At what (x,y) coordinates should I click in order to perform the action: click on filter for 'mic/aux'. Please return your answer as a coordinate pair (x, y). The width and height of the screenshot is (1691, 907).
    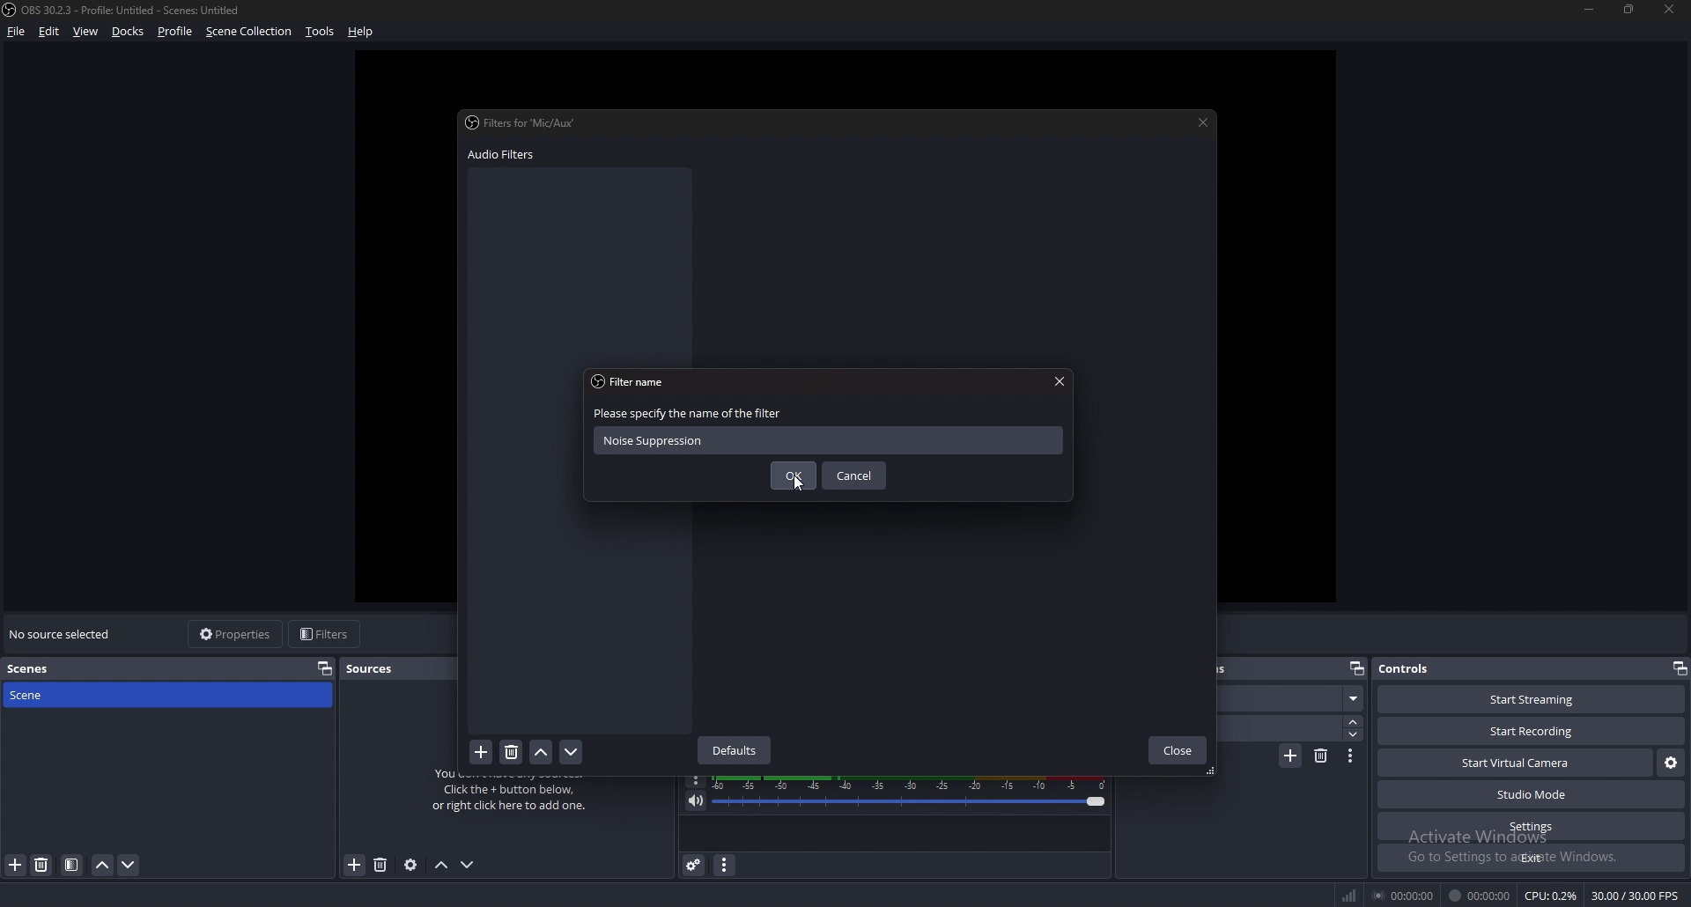
    Looking at the image, I should click on (525, 124).